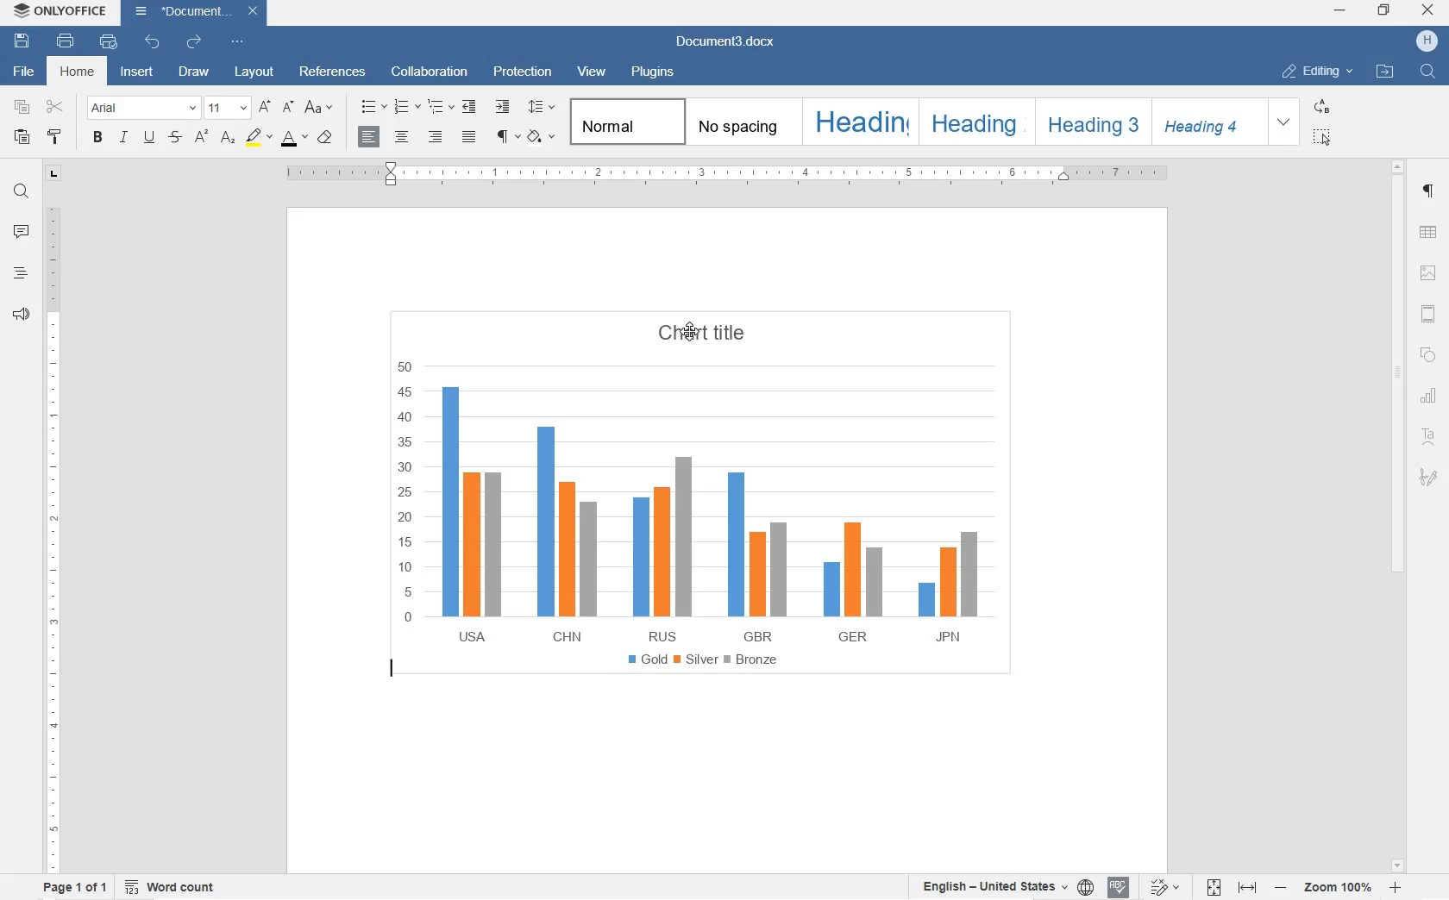 This screenshot has height=900, width=1449. I want to click on SIGNATURE, so click(1428, 479).